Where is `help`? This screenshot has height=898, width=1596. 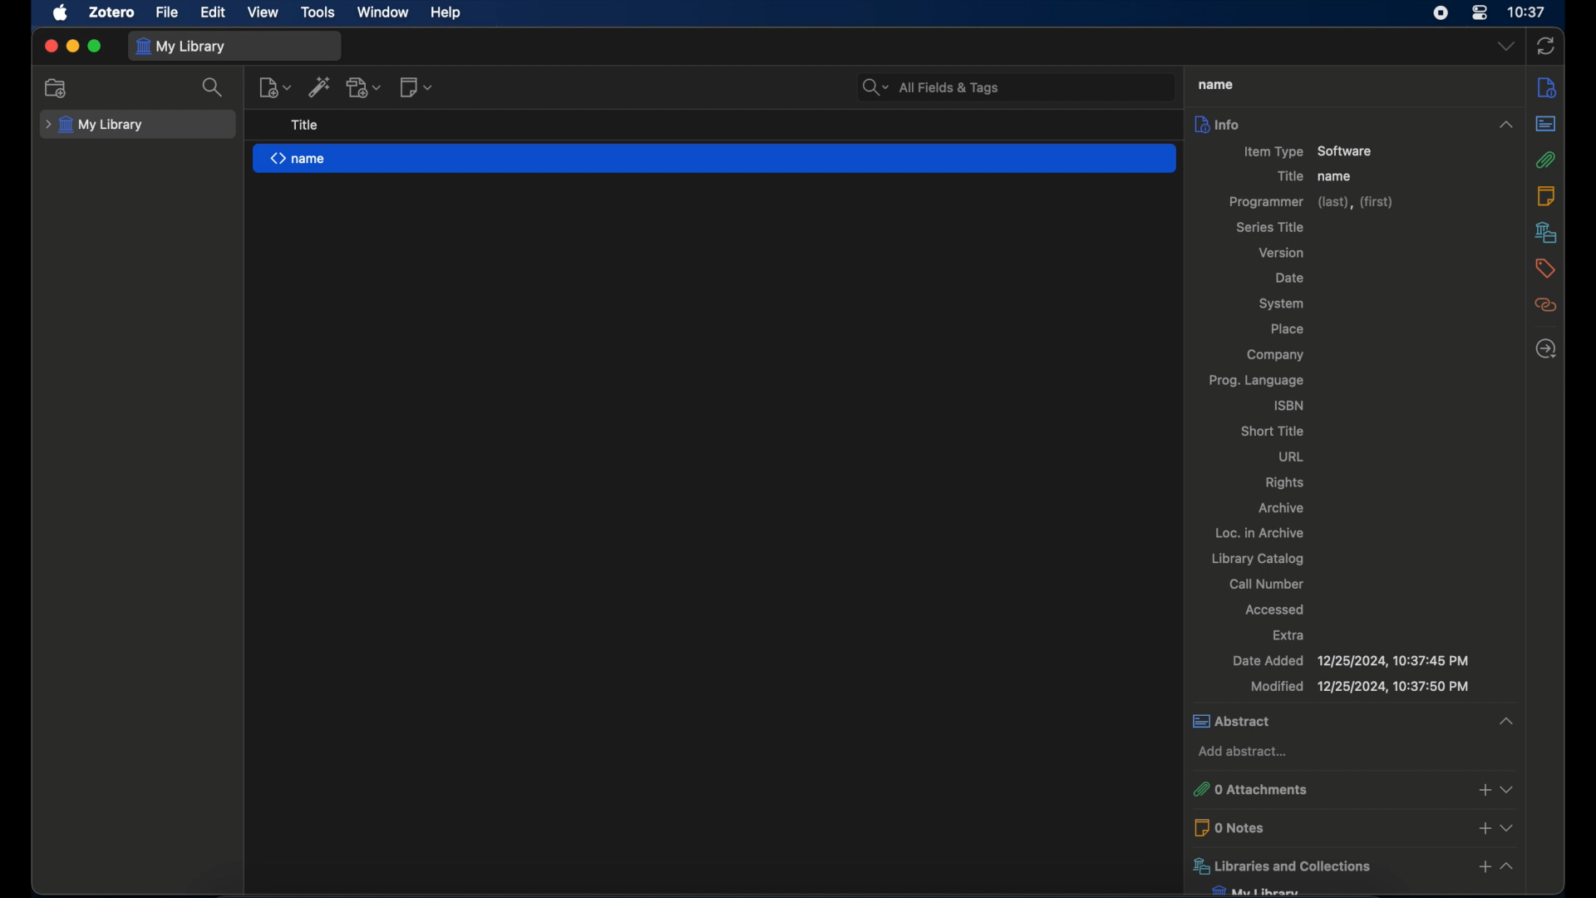
help is located at coordinates (445, 13).